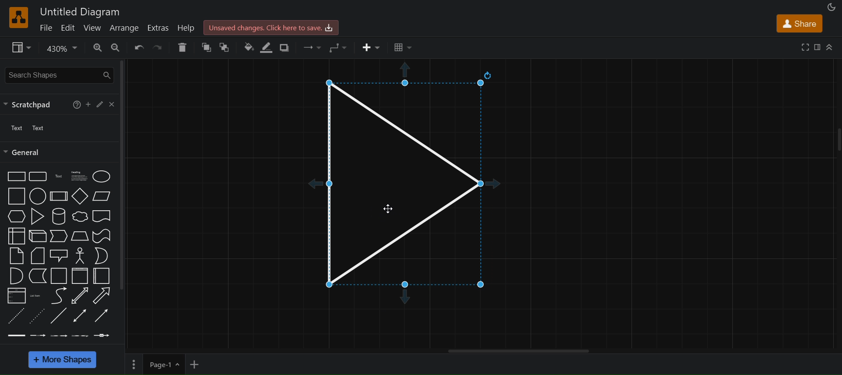 This screenshot has height=375, width=842. I want to click on appearance, so click(830, 7).